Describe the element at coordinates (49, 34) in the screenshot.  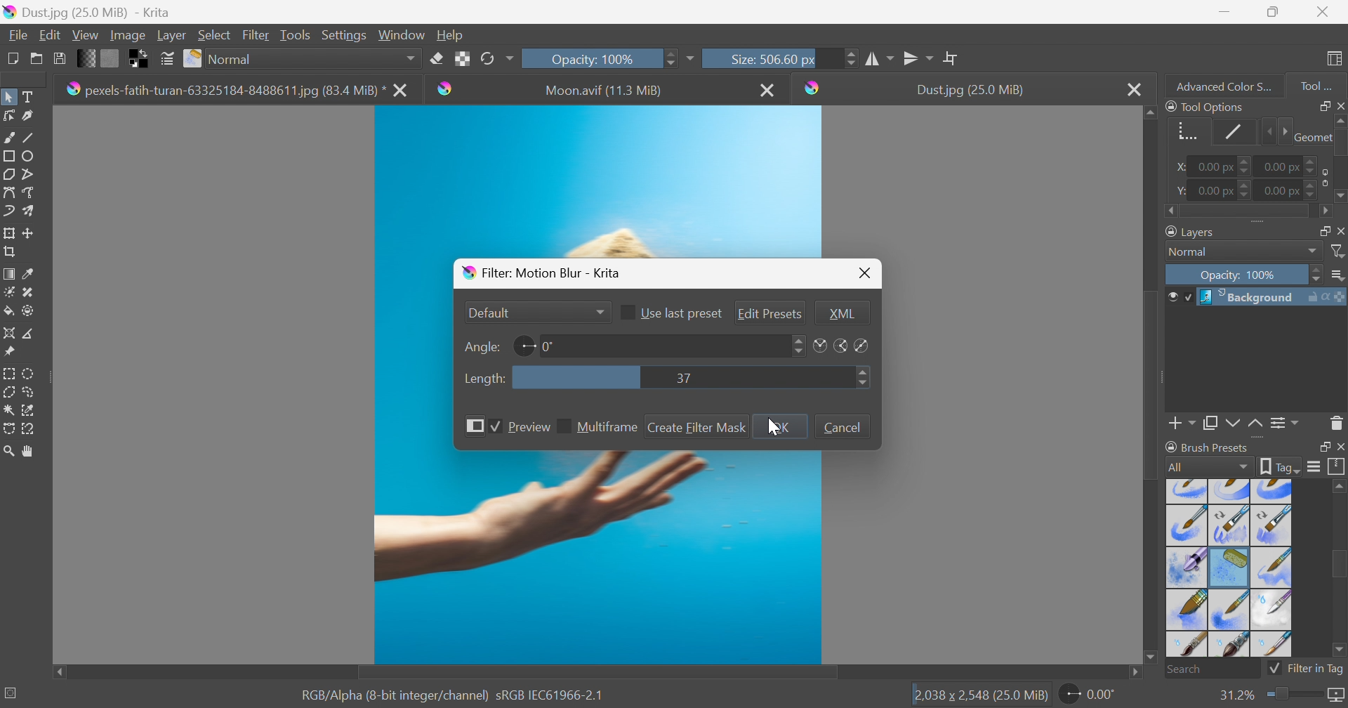
I see `Edit` at that location.